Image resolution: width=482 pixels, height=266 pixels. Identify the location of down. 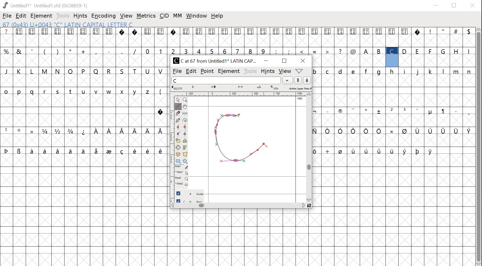
(308, 80).